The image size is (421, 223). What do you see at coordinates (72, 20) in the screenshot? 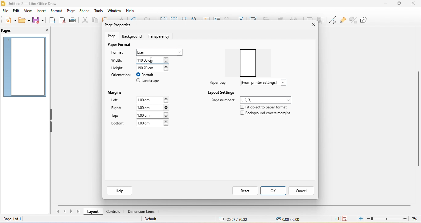
I see `print` at bounding box center [72, 20].